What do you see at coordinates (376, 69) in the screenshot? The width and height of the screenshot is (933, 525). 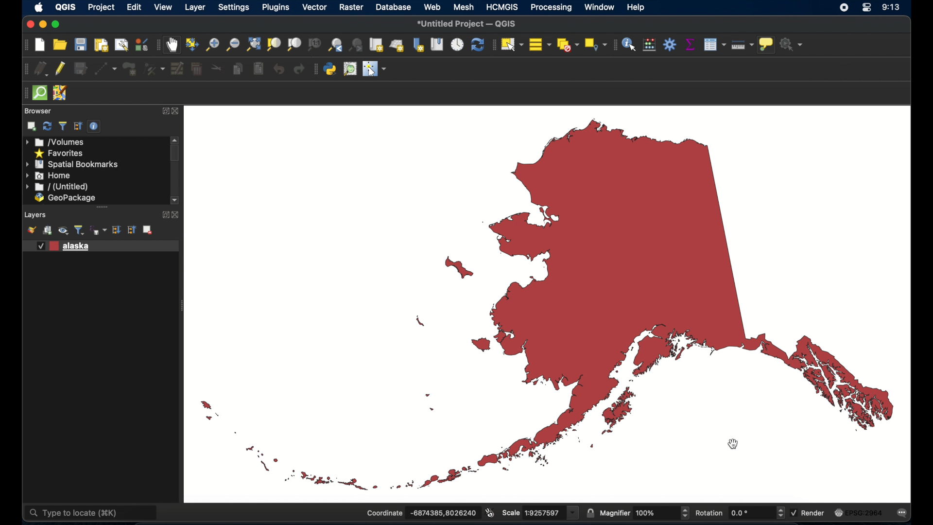 I see `switches mouse to a configurable pointer` at bounding box center [376, 69].